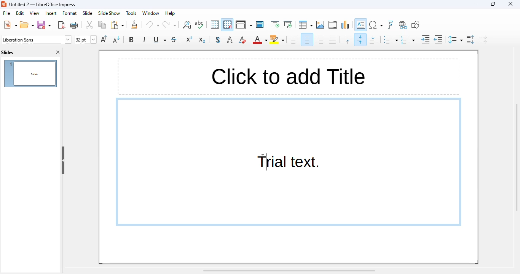 The image size is (520, 274). What do you see at coordinates (116, 39) in the screenshot?
I see `decrease font size` at bounding box center [116, 39].